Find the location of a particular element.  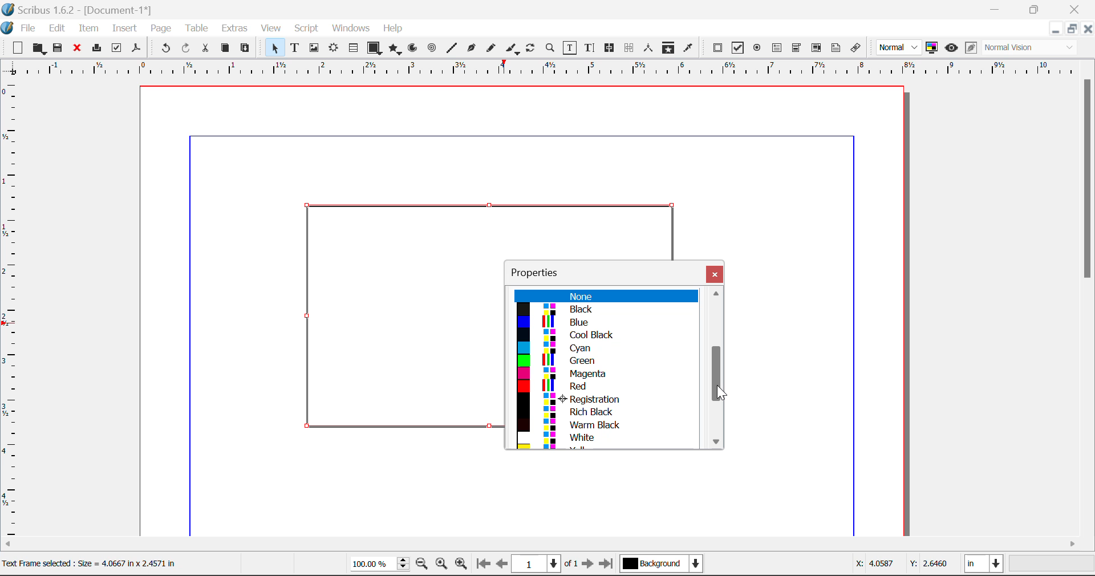

Open is located at coordinates (39, 48).